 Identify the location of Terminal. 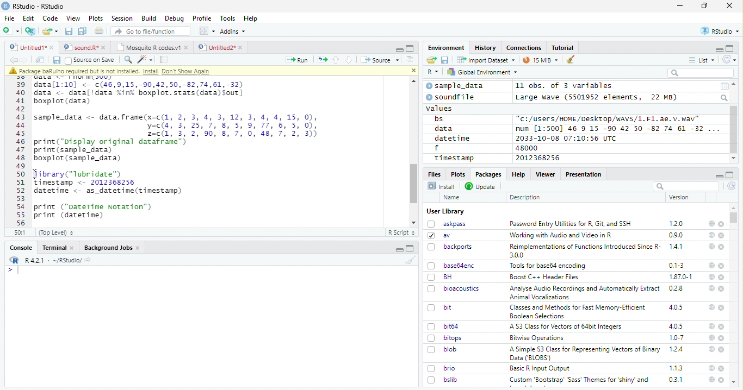
(58, 248).